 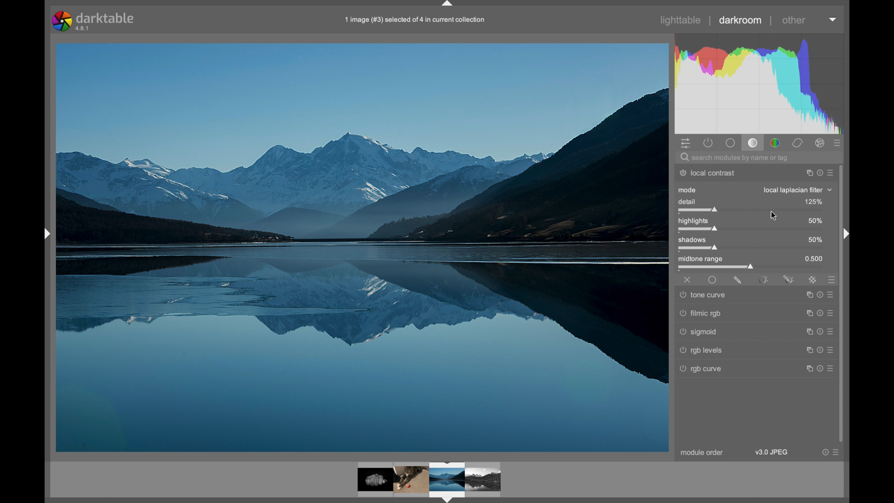 I want to click on darkroom, so click(x=741, y=20).